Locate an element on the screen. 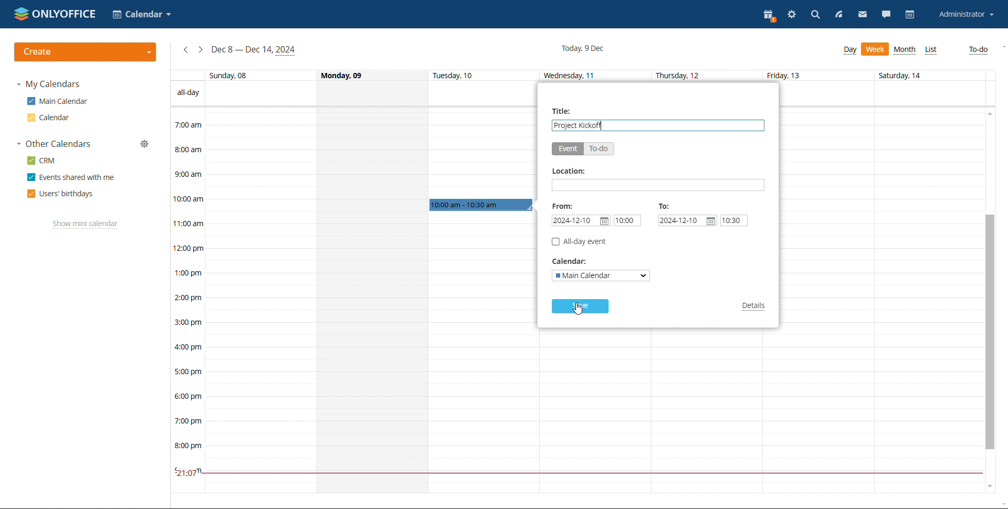  to-do is located at coordinates (980, 50).